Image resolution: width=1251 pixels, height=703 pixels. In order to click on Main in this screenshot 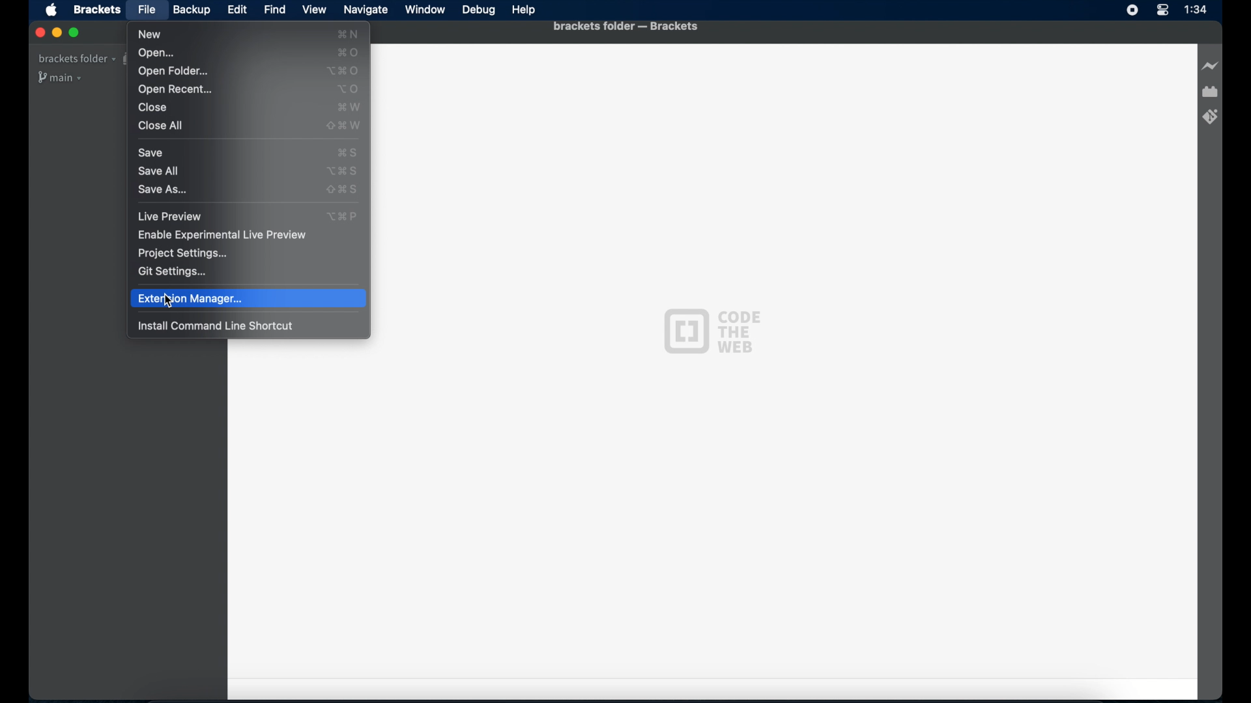, I will do `click(61, 77)`.